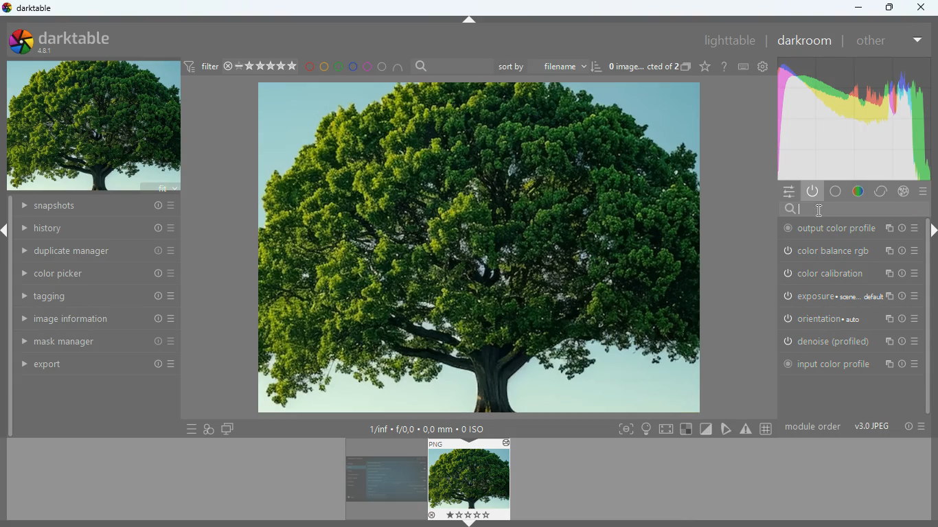 The width and height of the screenshot is (938, 527). I want to click on lighttable, so click(727, 40).